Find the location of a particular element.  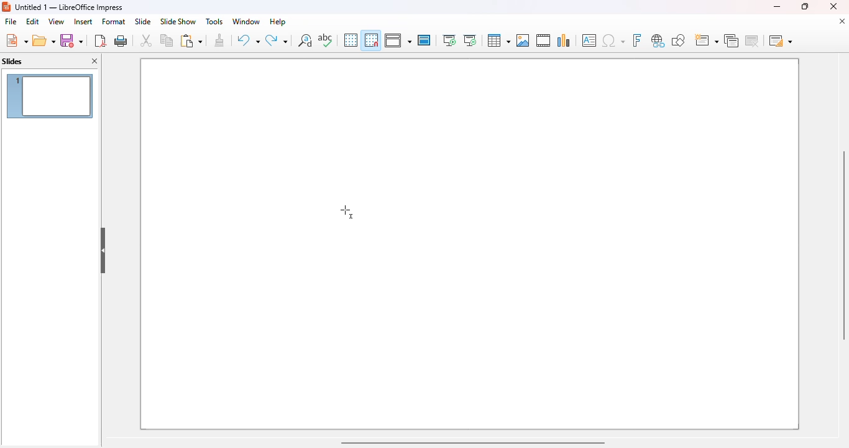

minimize is located at coordinates (776, 6).